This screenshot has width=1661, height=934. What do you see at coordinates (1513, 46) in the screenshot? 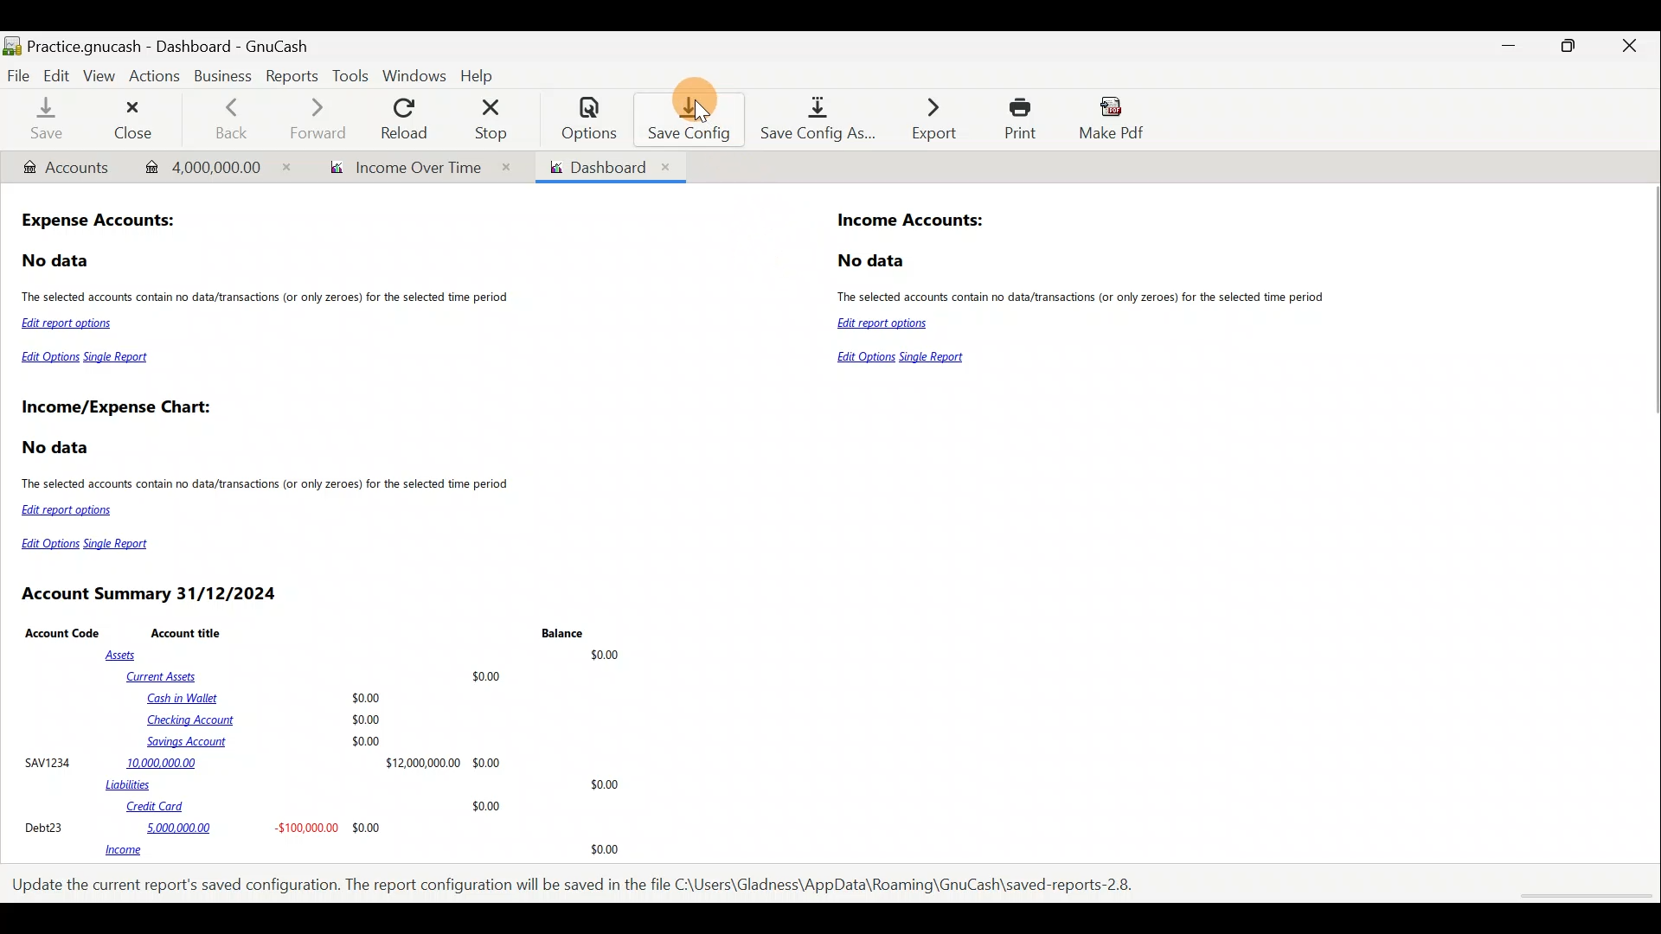
I see `Minimise` at bounding box center [1513, 46].